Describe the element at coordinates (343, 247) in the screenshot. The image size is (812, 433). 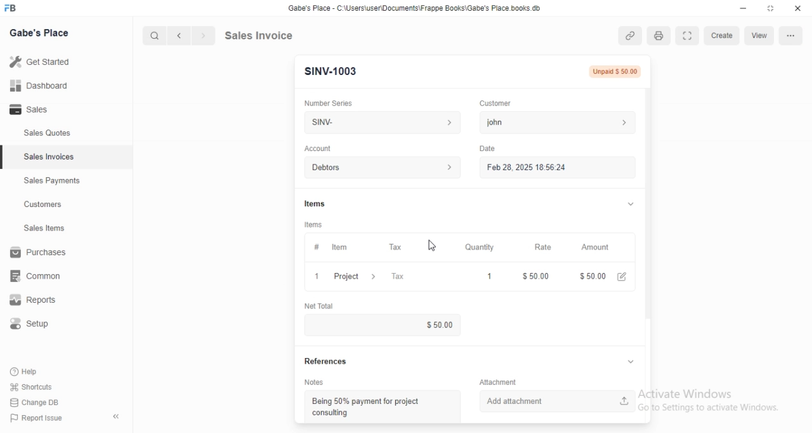
I see `tem` at that location.